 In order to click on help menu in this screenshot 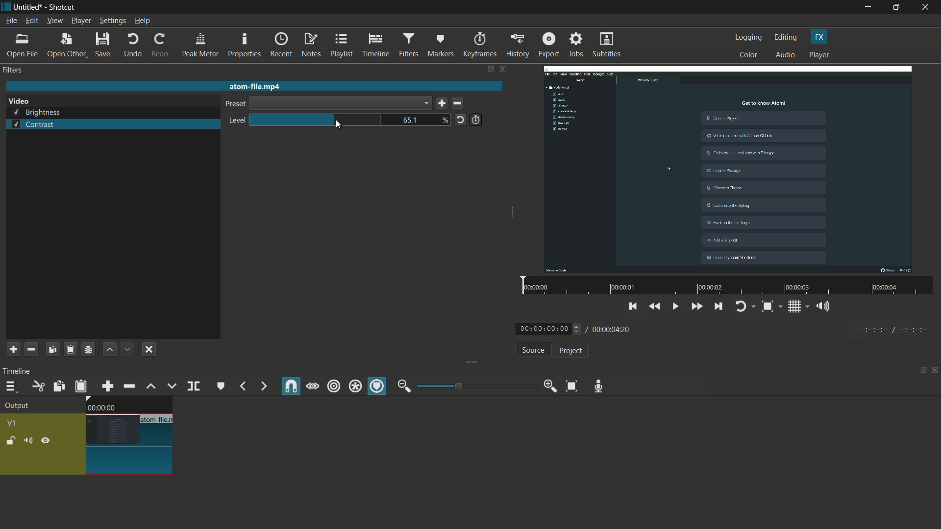, I will do `click(143, 22)`.